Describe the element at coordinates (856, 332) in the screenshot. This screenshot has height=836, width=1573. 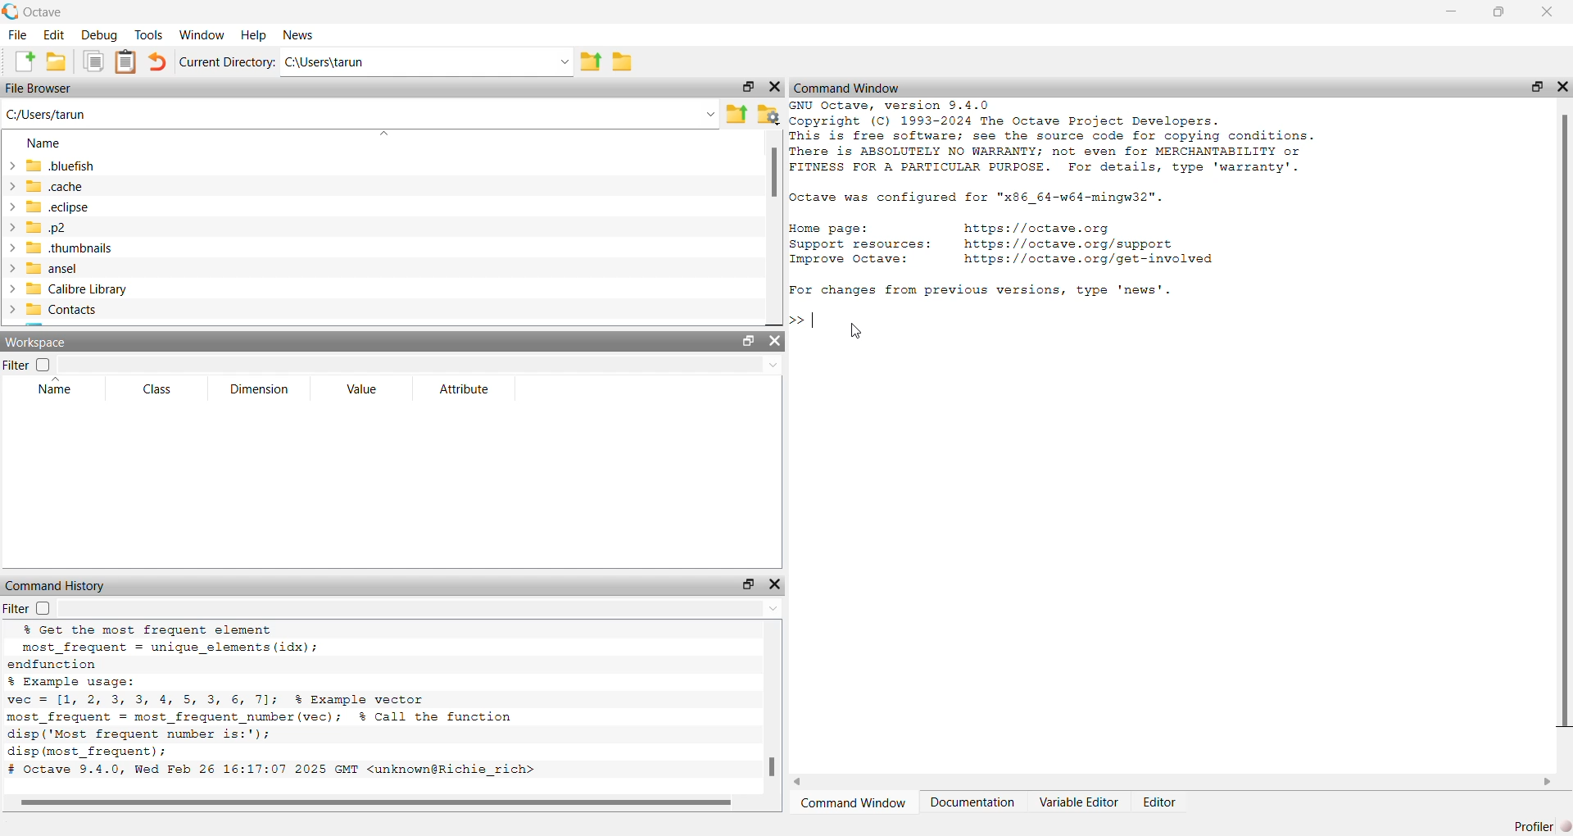
I see `cursor` at that location.